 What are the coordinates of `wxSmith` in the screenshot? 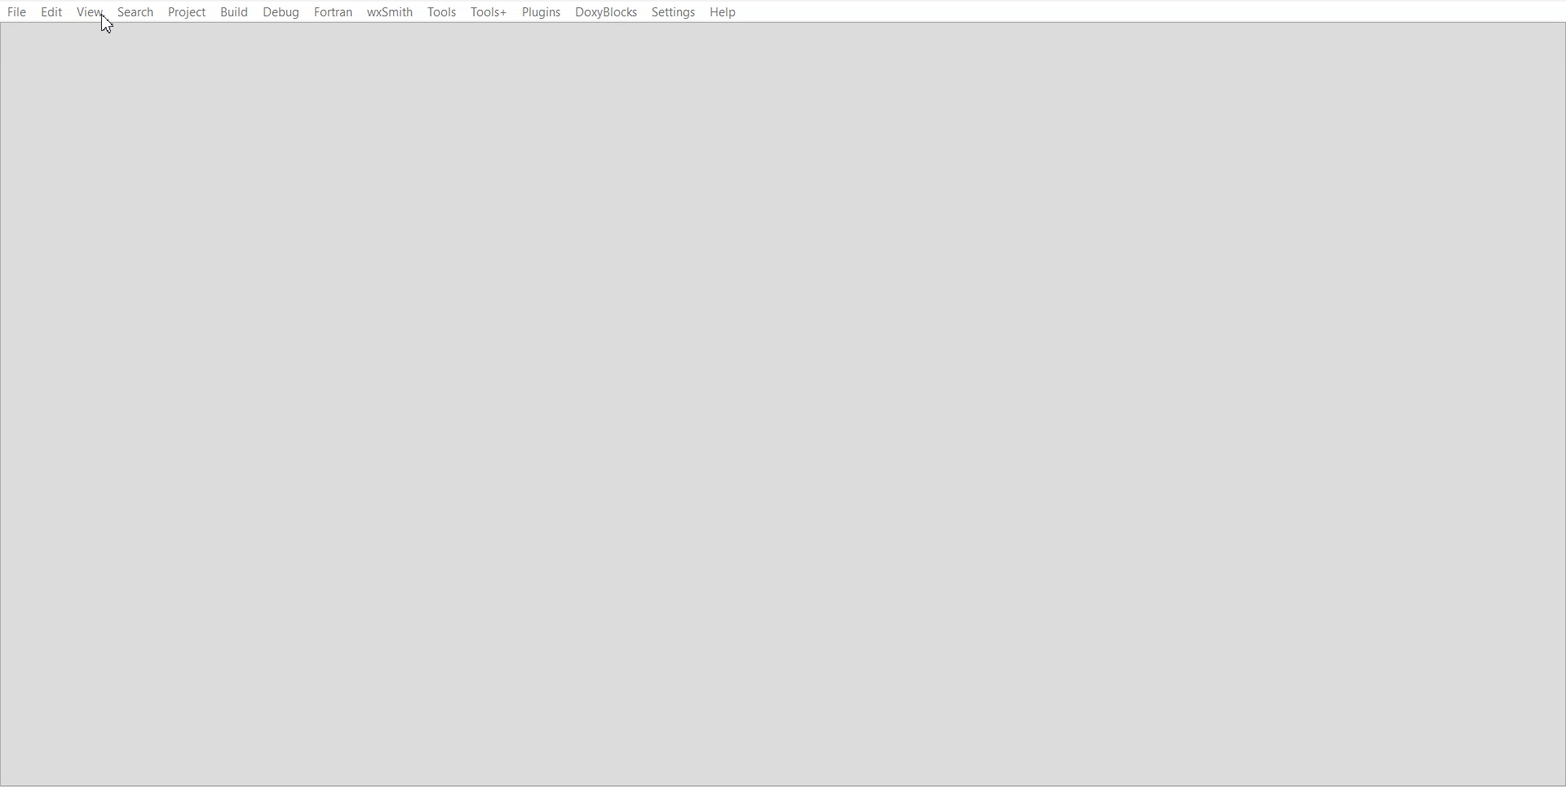 It's located at (390, 12).